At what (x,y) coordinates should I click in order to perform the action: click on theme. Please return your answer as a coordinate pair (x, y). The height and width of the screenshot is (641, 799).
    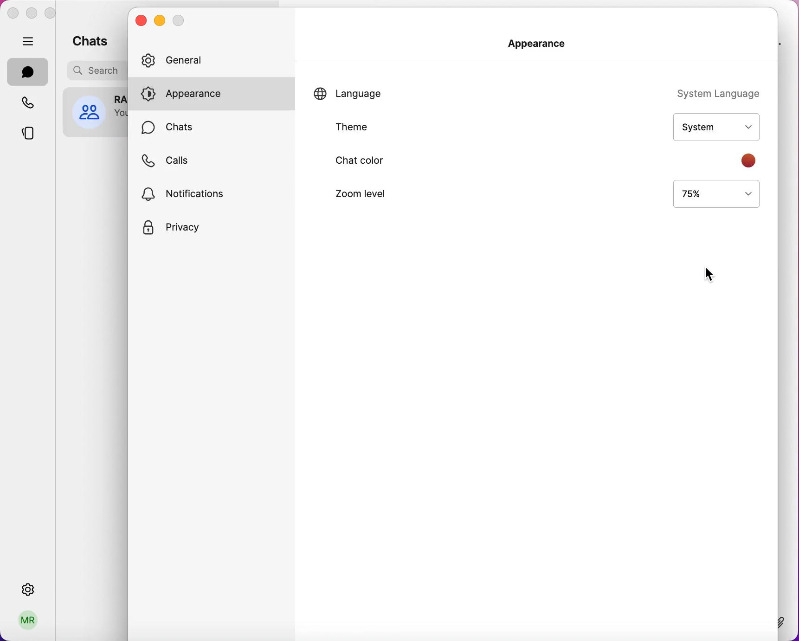
    Looking at the image, I should click on (382, 127).